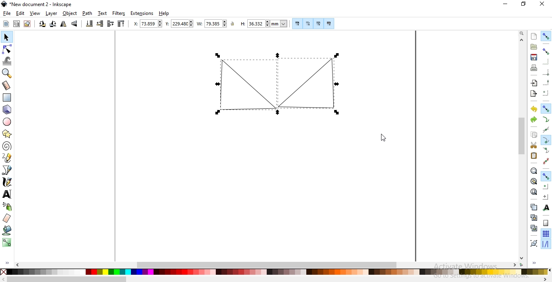 The height and width of the screenshot is (282, 552). What do you see at coordinates (7, 183) in the screenshot?
I see `draw calligraphic or brush strokes` at bounding box center [7, 183].